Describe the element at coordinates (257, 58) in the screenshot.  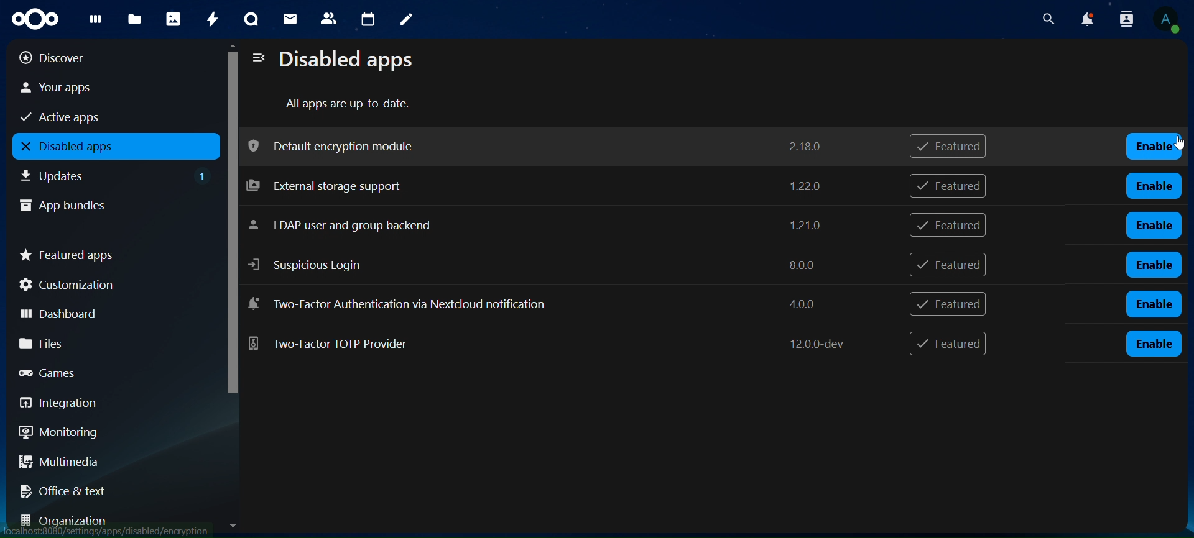
I see `close navigation` at that location.